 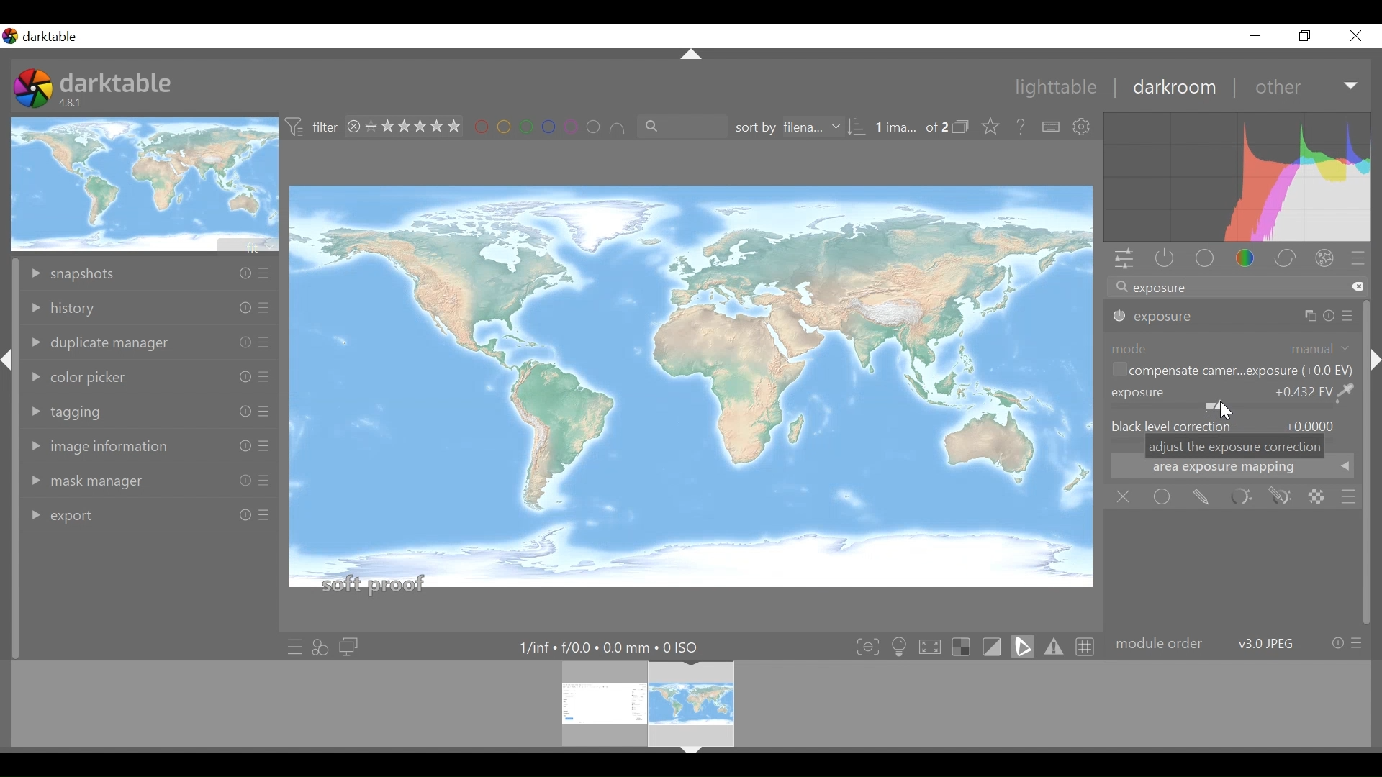 What do you see at coordinates (83, 376) in the screenshot?
I see `color picker` at bounding box center [83, 376].